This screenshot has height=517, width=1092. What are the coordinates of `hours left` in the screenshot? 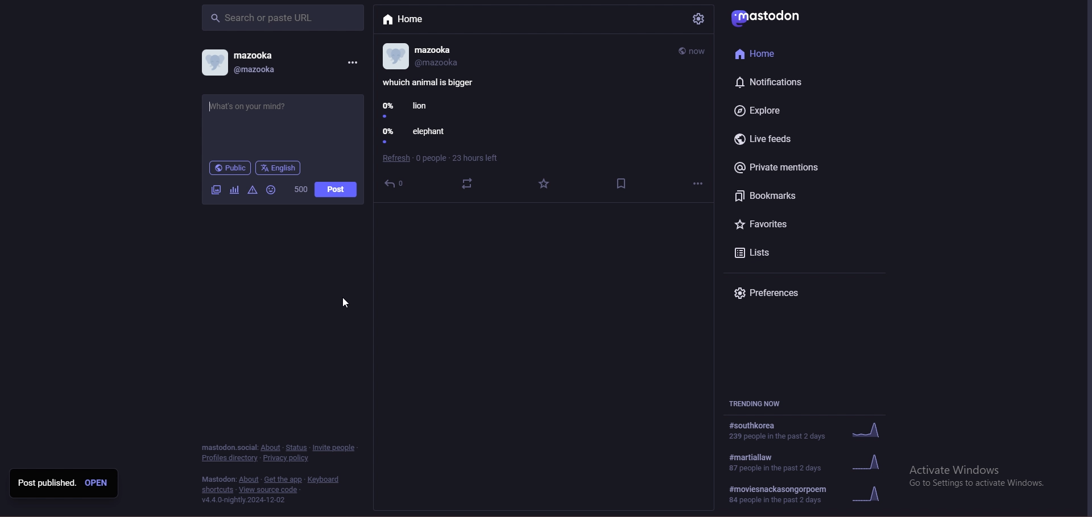 It's located at (475, 159).